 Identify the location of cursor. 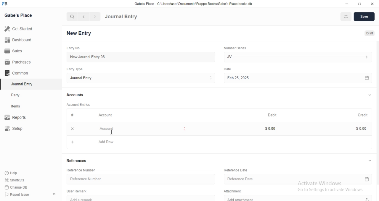
(112, 132).